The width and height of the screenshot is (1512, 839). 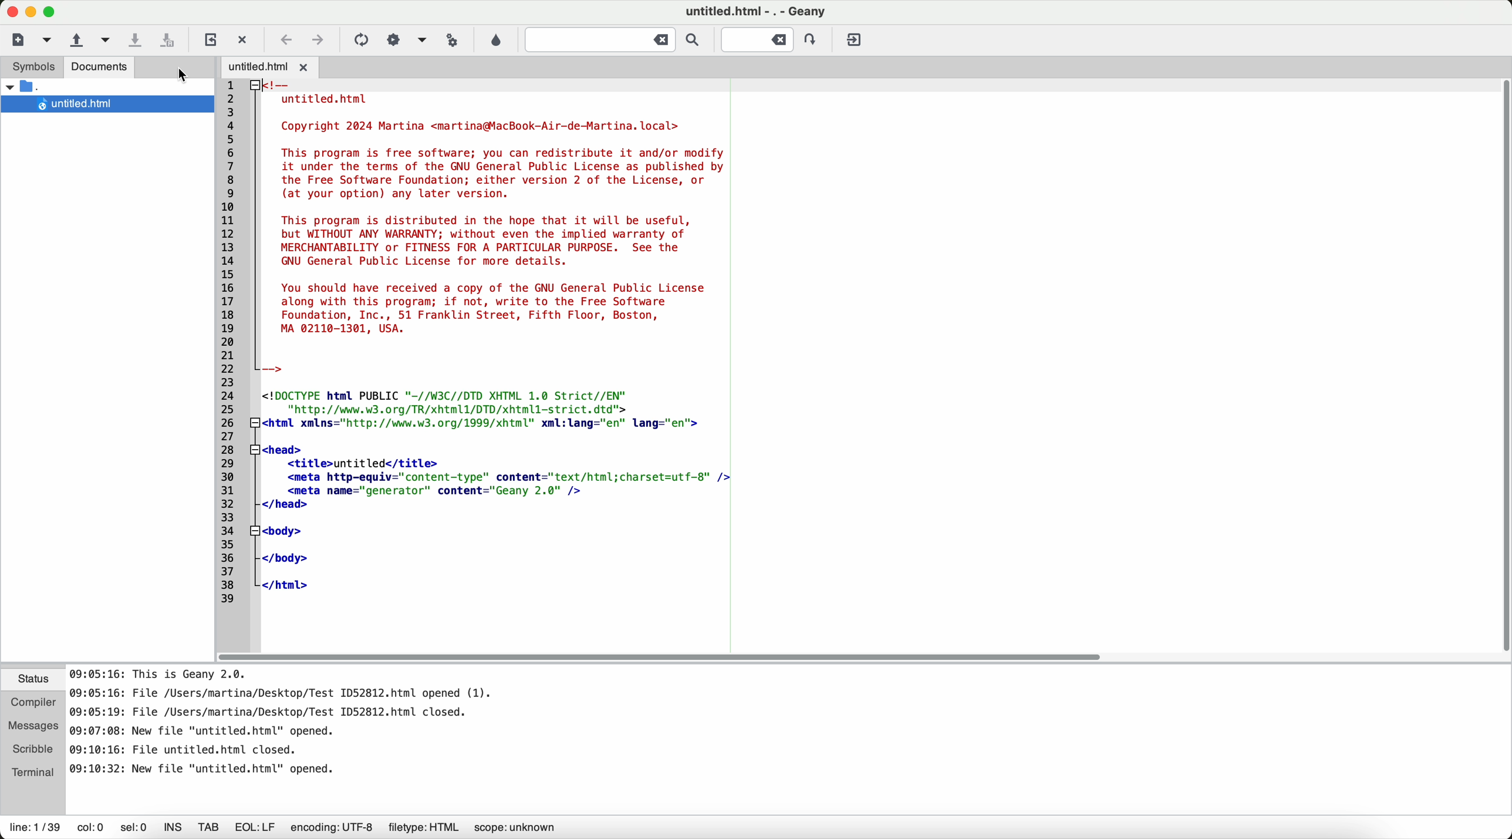 I want to click on choose more build actions, so click(x=423, y=42).